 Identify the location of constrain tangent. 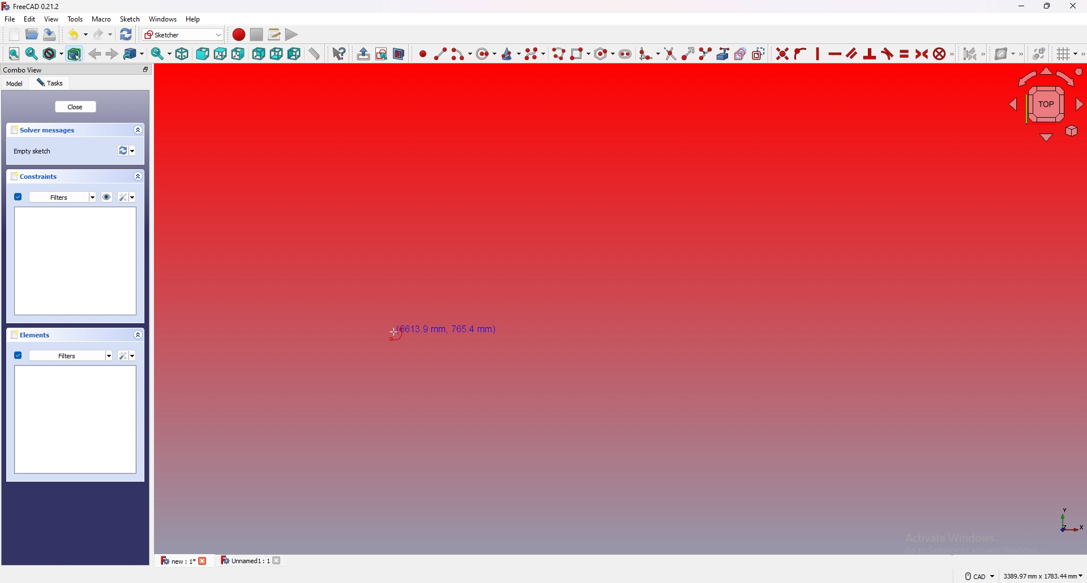
(888, 54).